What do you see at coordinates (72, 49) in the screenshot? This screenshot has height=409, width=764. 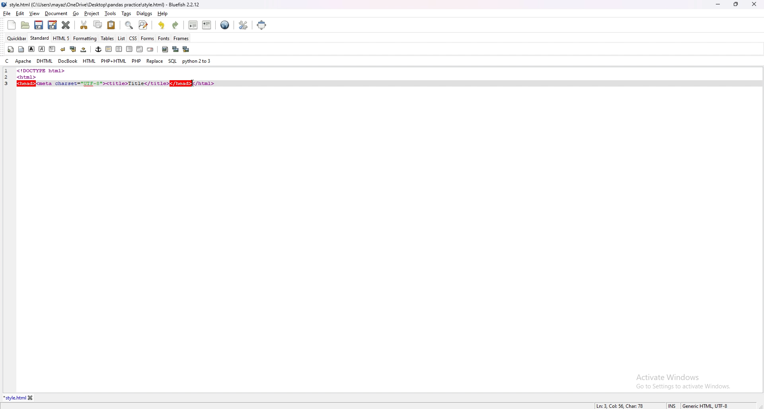 I see `break and clear` at bounding box center [72, 49].